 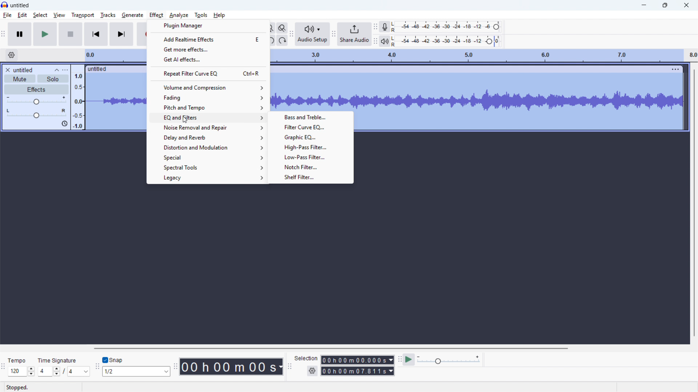 What do you see at coordinates (271, 40) in the screenshot?
I see `Undo ` at bounding box center [271, 40].